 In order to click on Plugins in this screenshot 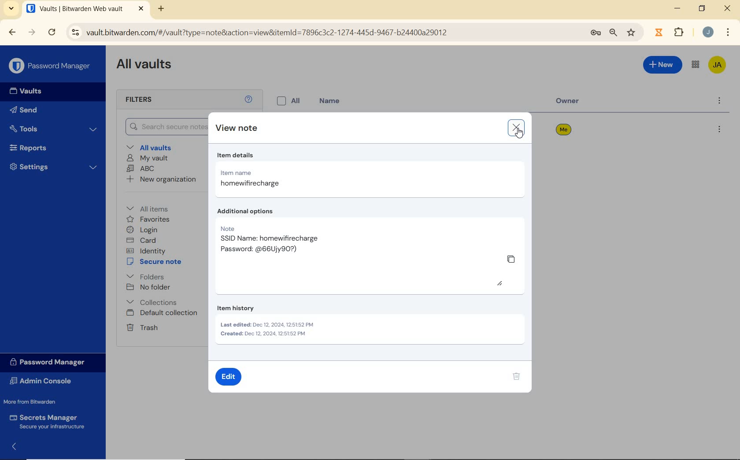, I will do `click(681, 31)`.